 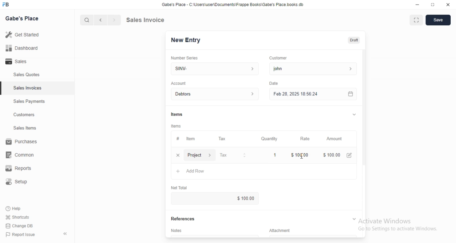 What do you see at coordinates (178, 83) in the screenshot?
I see `‘Account` at bounding box center [178, 83].